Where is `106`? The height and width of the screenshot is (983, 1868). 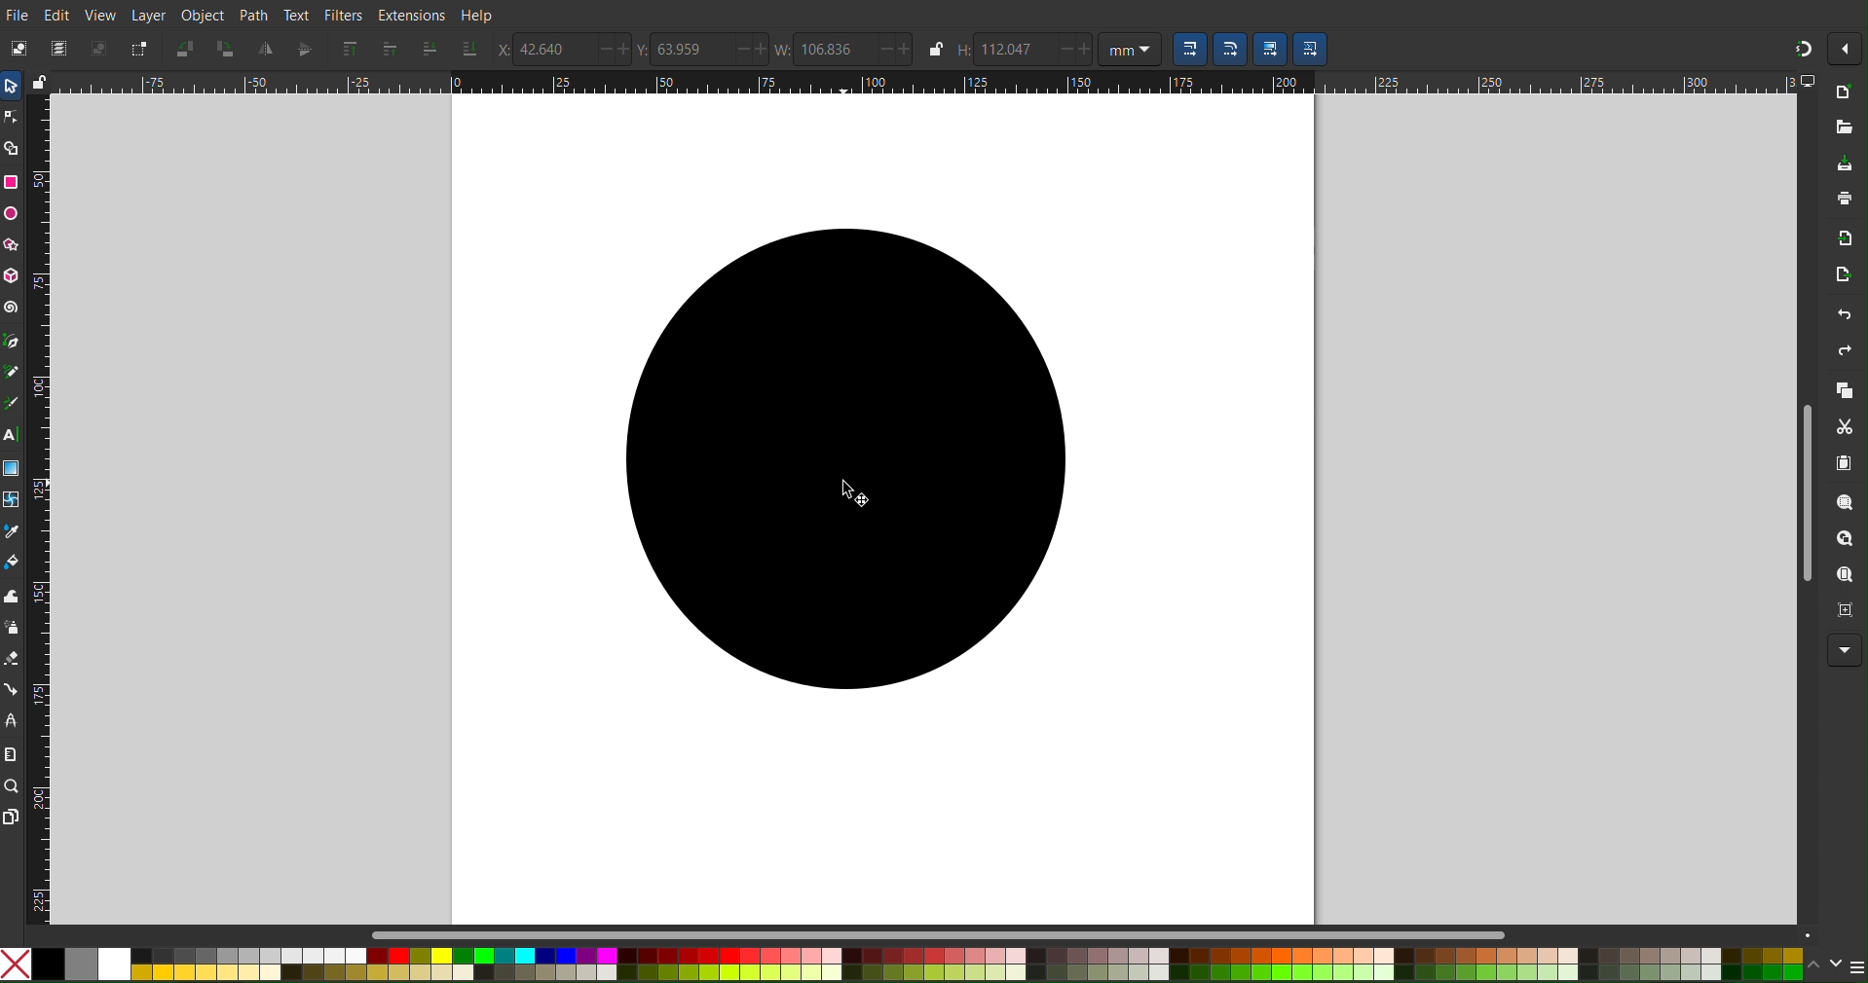
106 is located at coordinates (835, 49).